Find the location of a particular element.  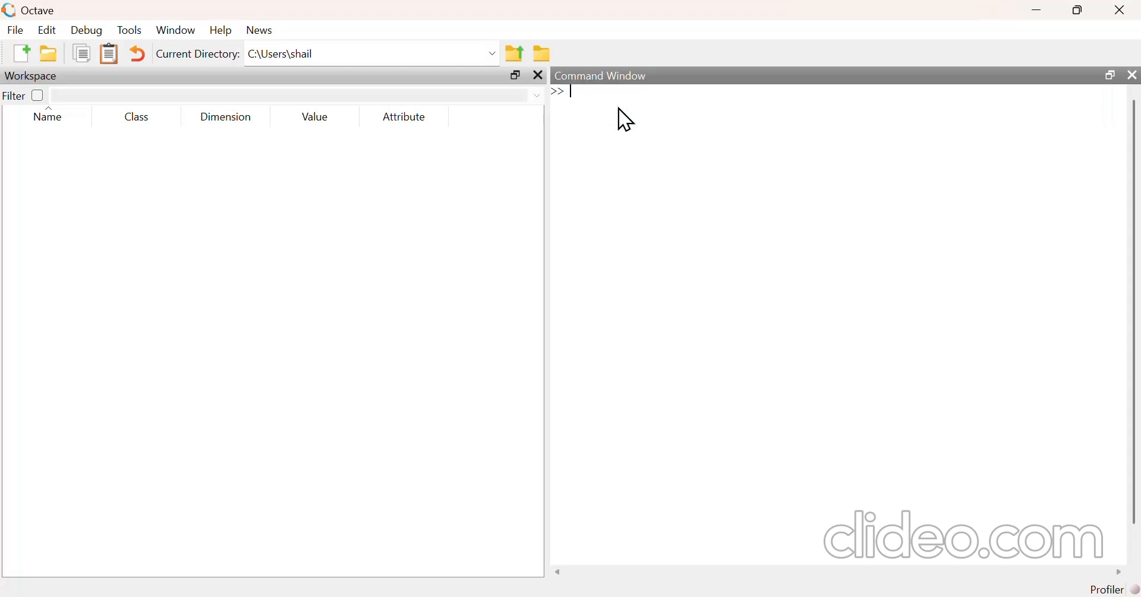

close is located at coordinates (1133, 75).